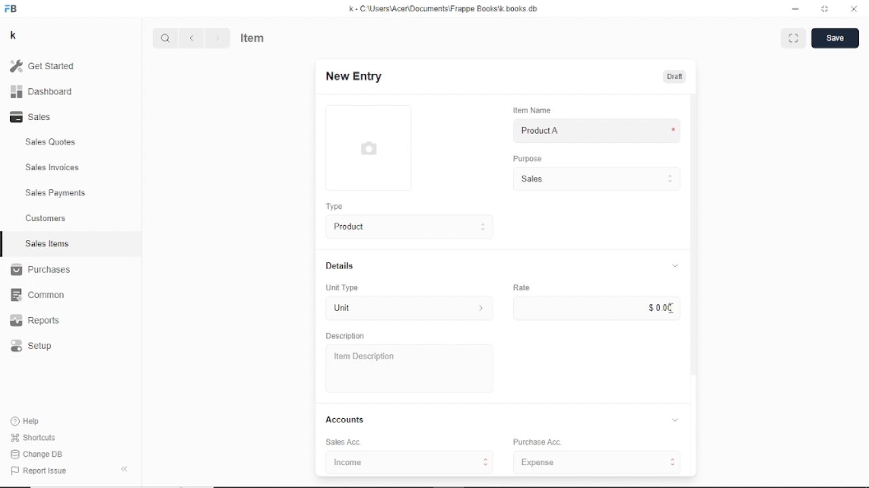  Describe the element at coordinates (854, 9) in the screenshot. I see `Close` at that location.